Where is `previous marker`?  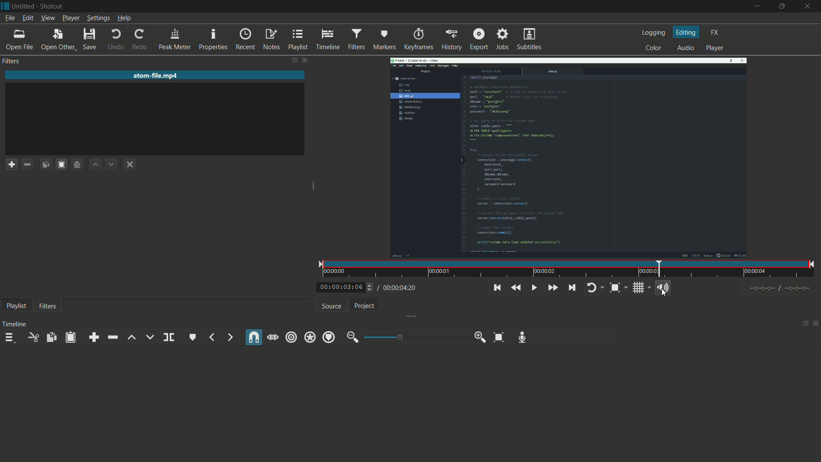 previous marker is located at coordinates (212, 337).